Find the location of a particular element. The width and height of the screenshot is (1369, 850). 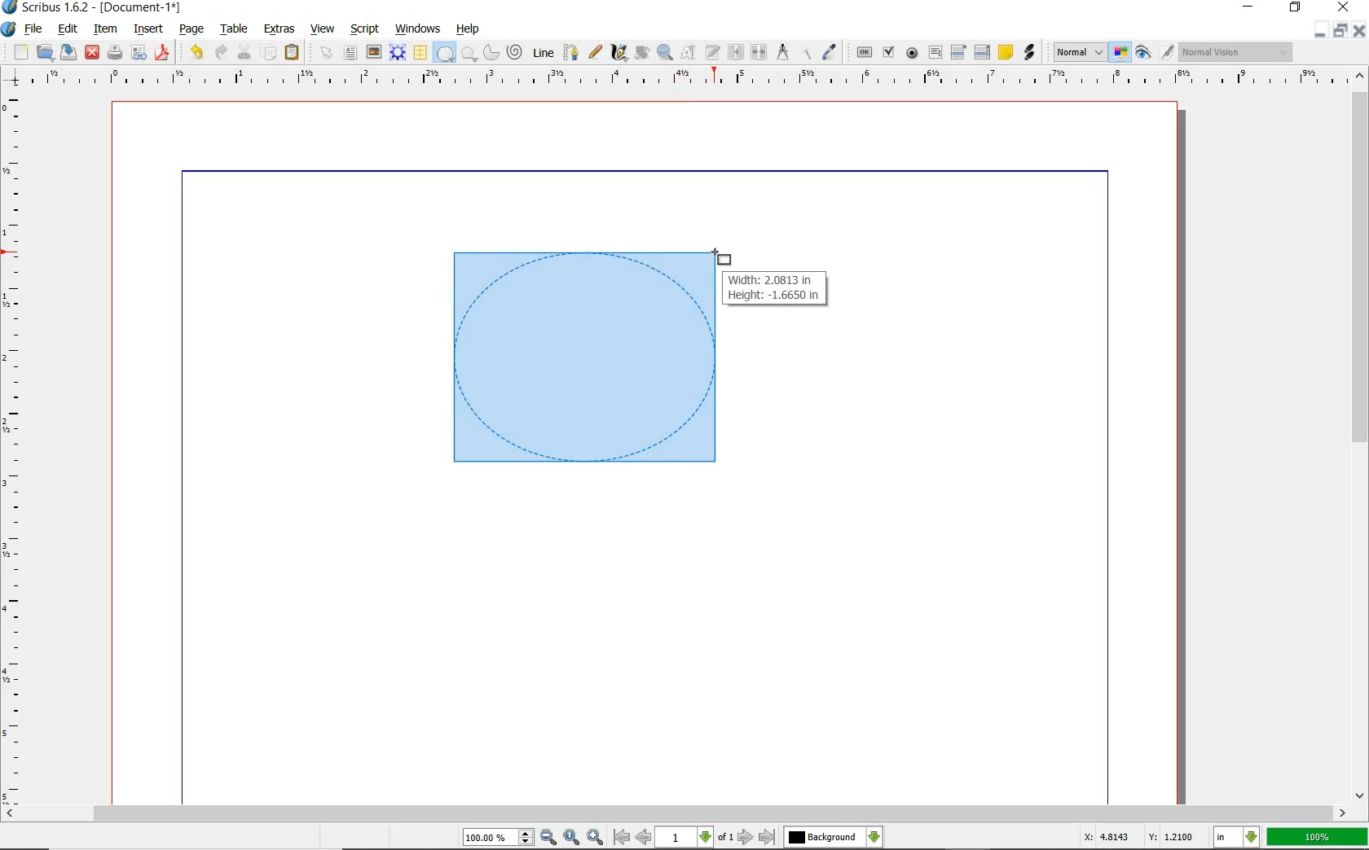

MINIMIZE is located at coordinates (1250, 6).